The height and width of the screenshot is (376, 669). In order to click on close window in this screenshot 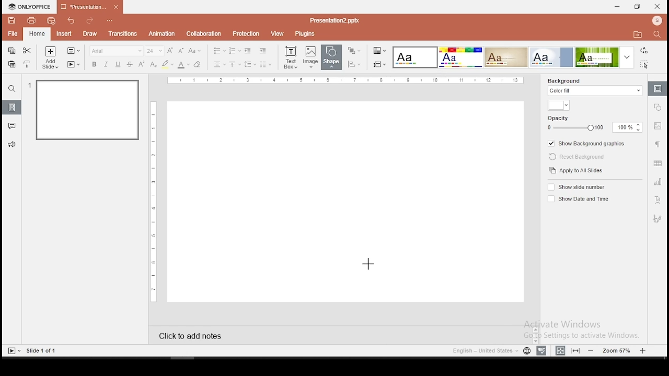, I will do `click(658, 6)`.